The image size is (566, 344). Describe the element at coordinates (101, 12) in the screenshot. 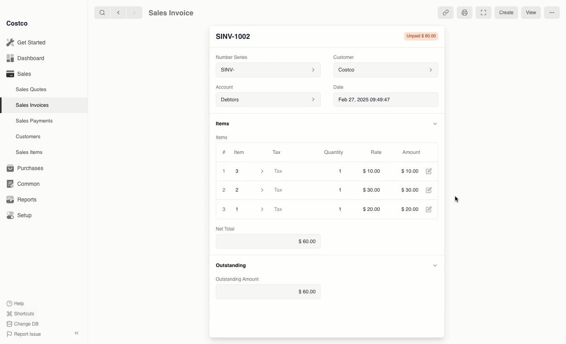

I see `search` at that location.